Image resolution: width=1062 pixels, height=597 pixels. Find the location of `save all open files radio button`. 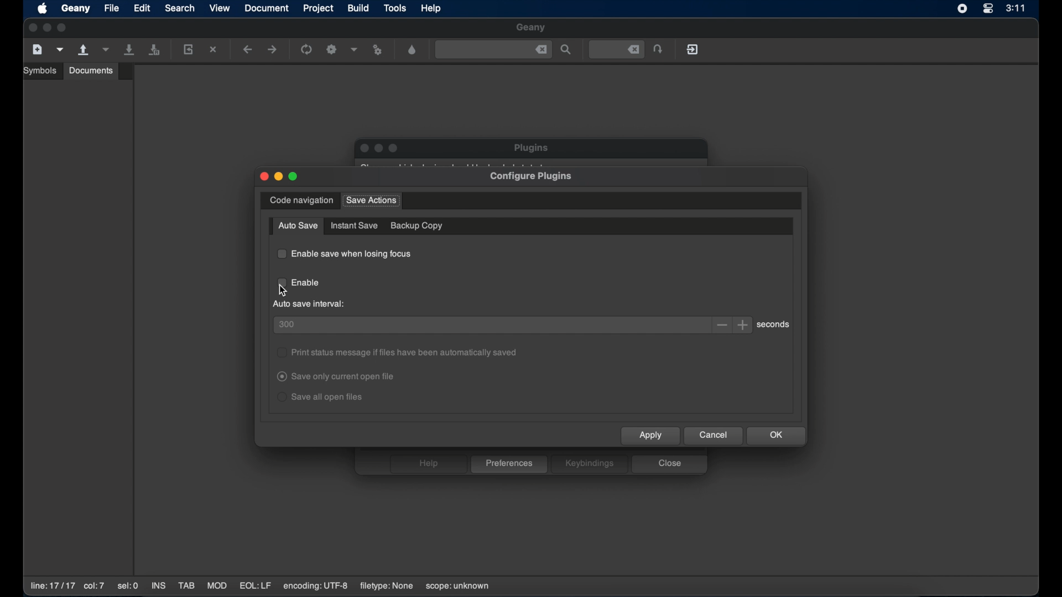

save all open files radio button is located at coordinates (321, 397).